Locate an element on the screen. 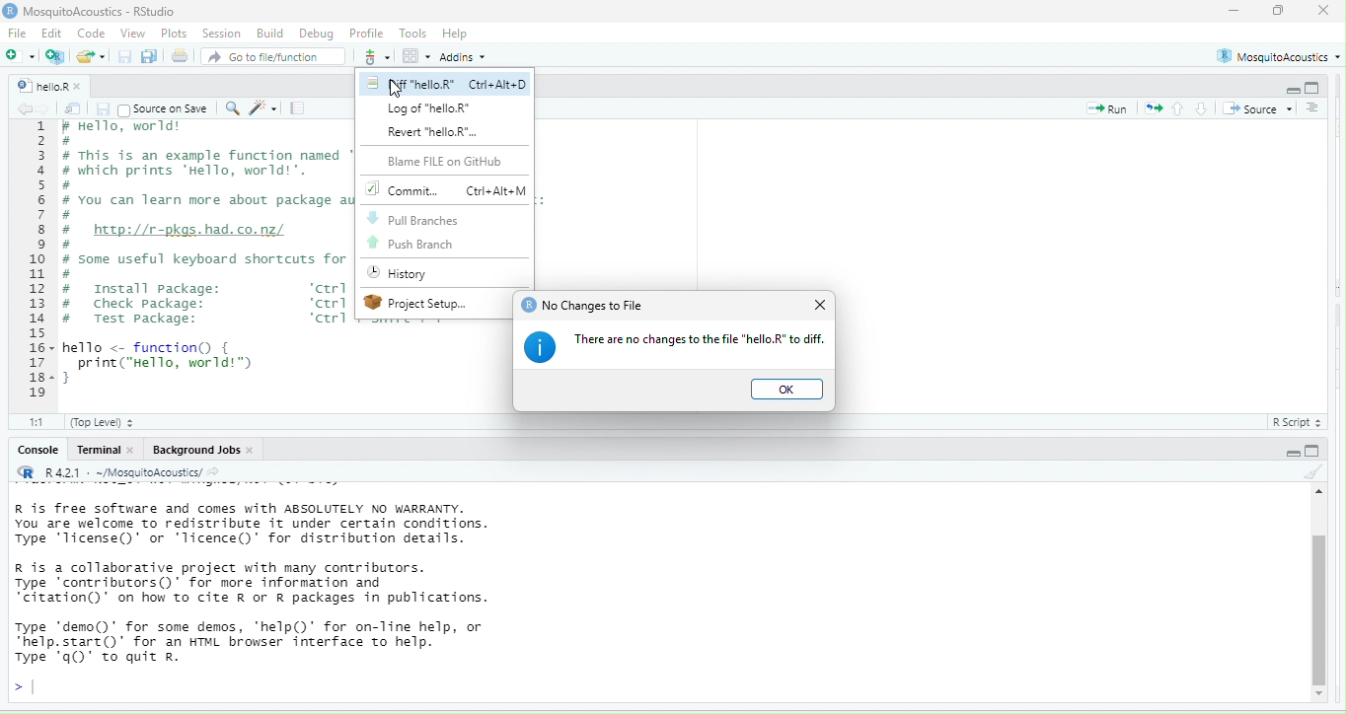 The width and height of the screenshot is (1346, 714).  History is located at coordinates (406, 274).